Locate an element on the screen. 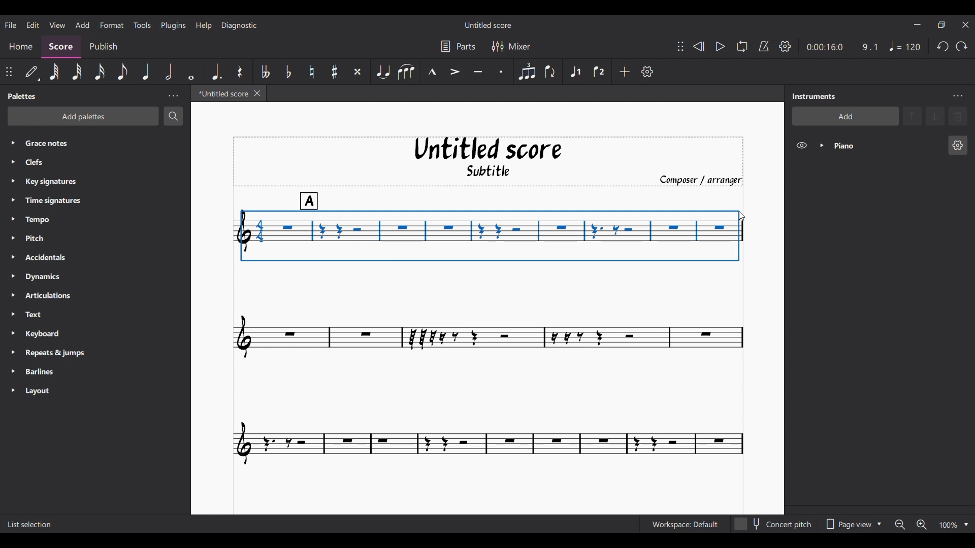 Image resolution: width=975 pixels, height=548 pixels. Mixer settings is located at coordinates (511, 46).